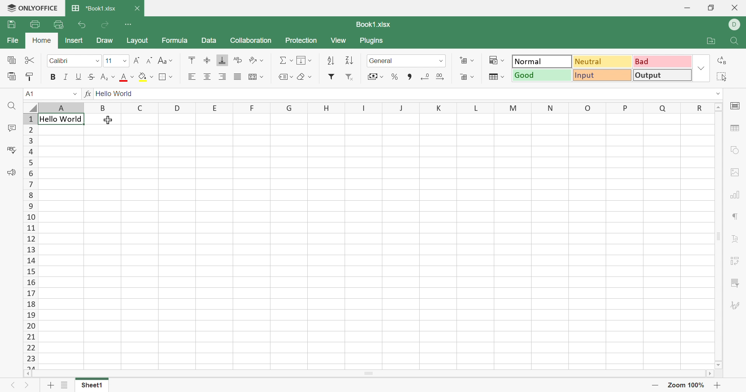 The image size is (746, 392). Describe the element at coordinates (711, 42) in the screenshot. I see `Open file location` at that location.